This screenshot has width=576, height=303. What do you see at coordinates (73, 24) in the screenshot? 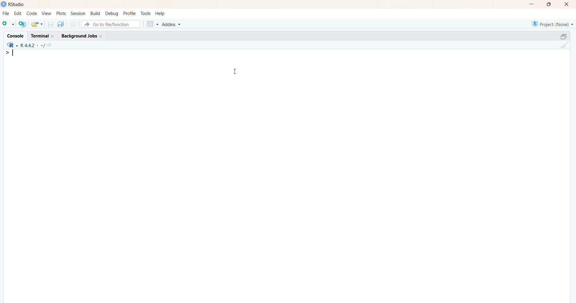
I see `print the current file` at bounding box center [73, 24].